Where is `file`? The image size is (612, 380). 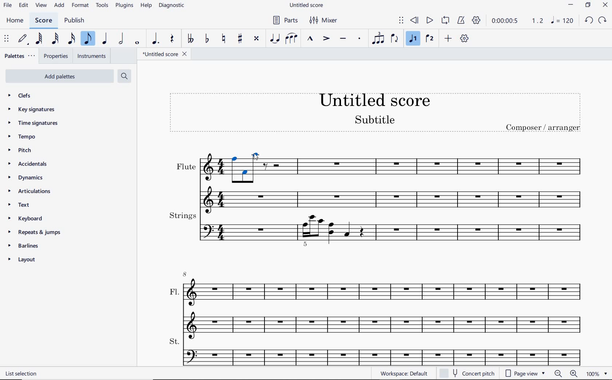 file is located at coordinates (7, 6).